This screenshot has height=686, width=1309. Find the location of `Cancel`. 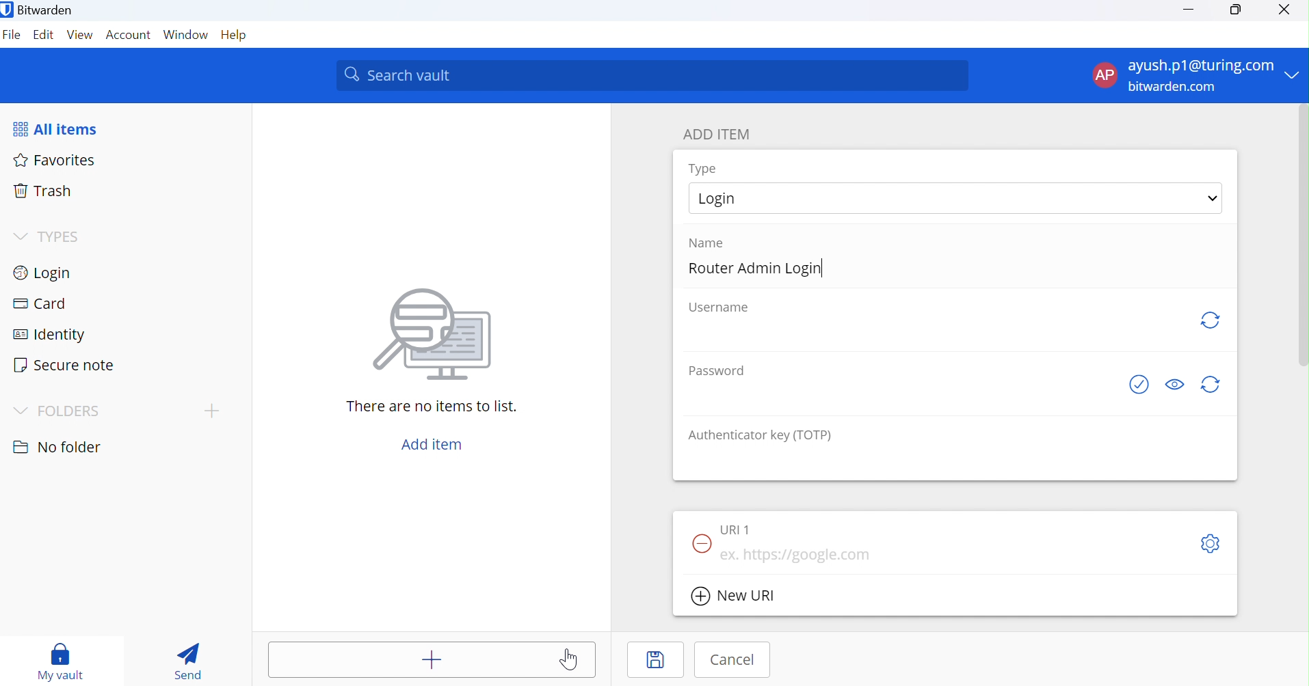

Cancel is located at coordinates (732, 660).